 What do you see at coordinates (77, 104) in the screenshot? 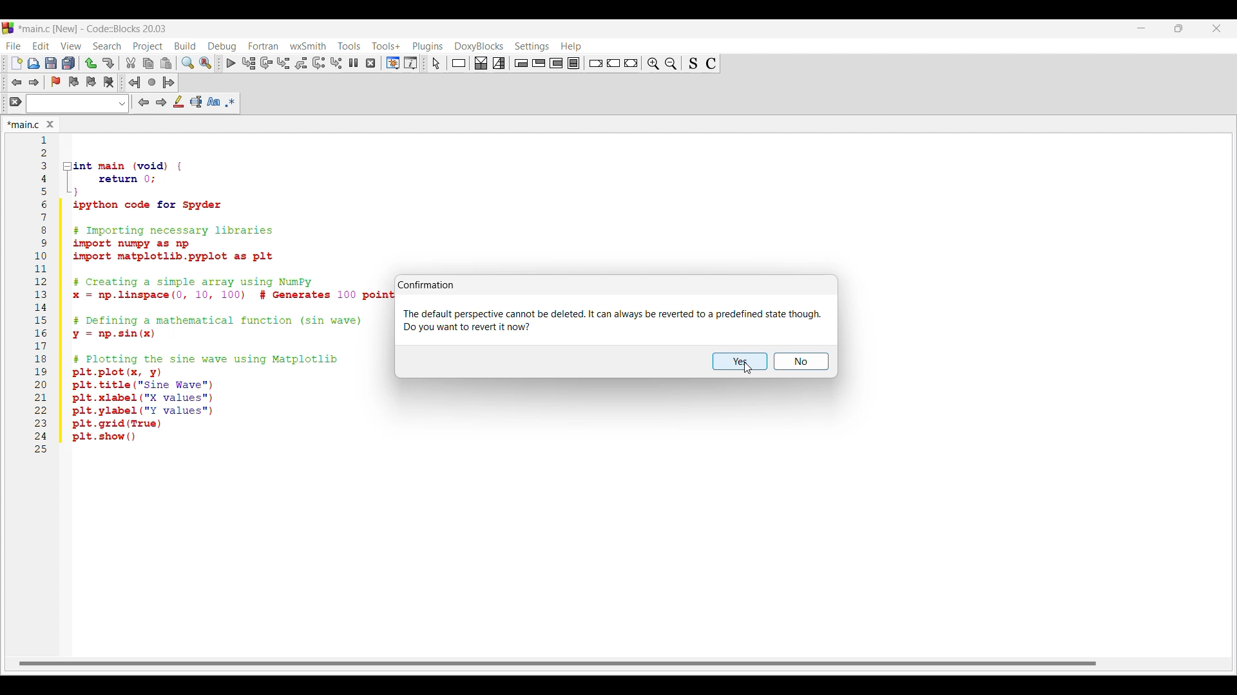
I see `Text box and text options` at bounding box center [77, 104].